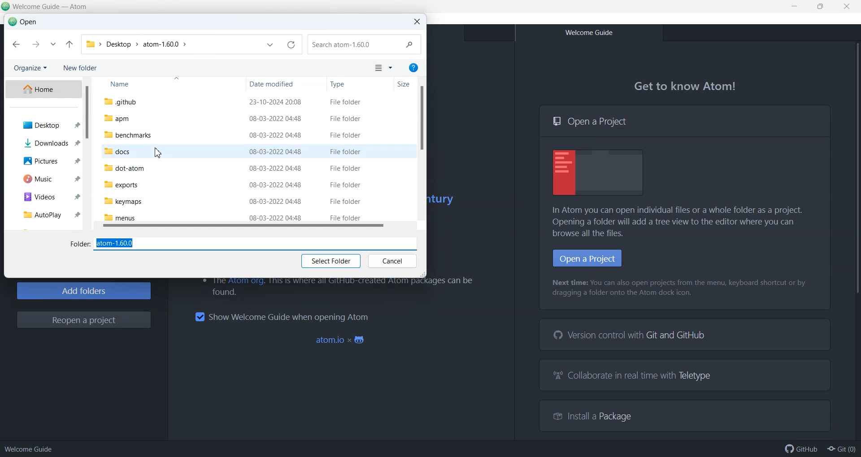  I want to click on 23-10-2024 20:08, so click(277, 102).